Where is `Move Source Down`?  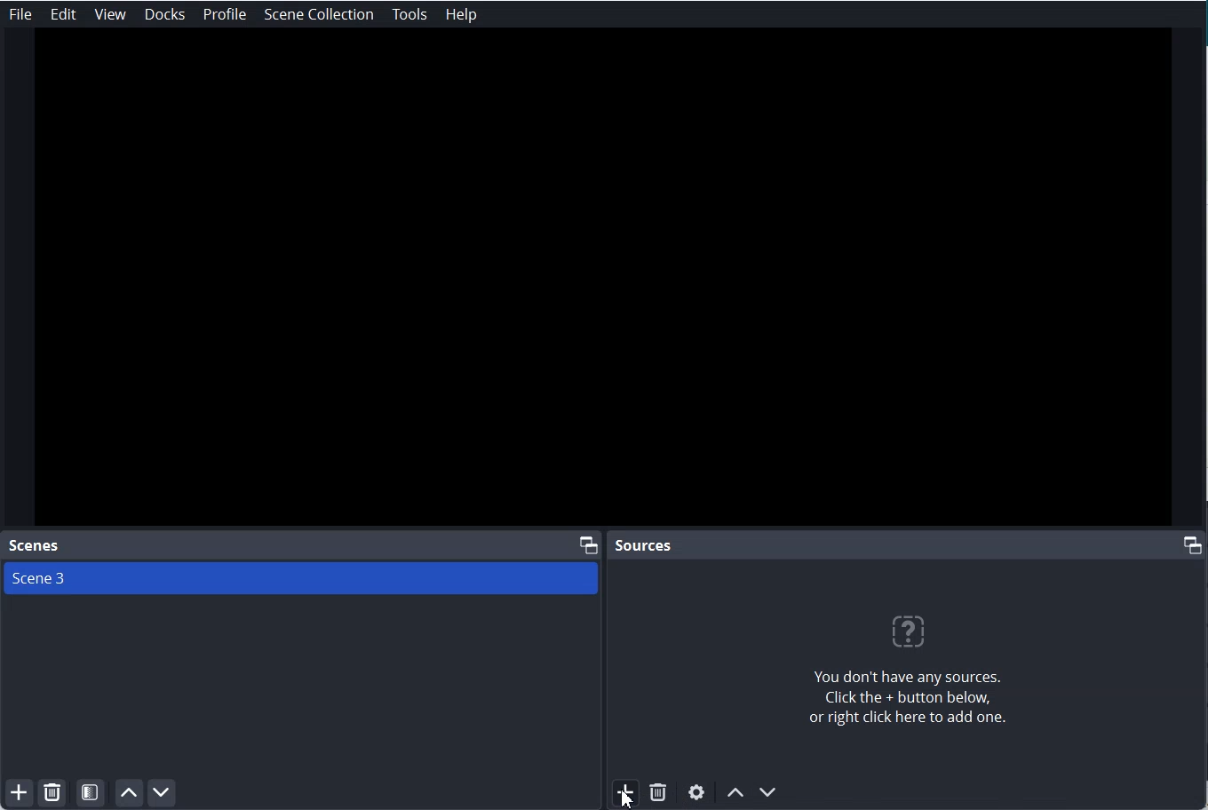 Move Source Down is located at coordinates (768, 791).